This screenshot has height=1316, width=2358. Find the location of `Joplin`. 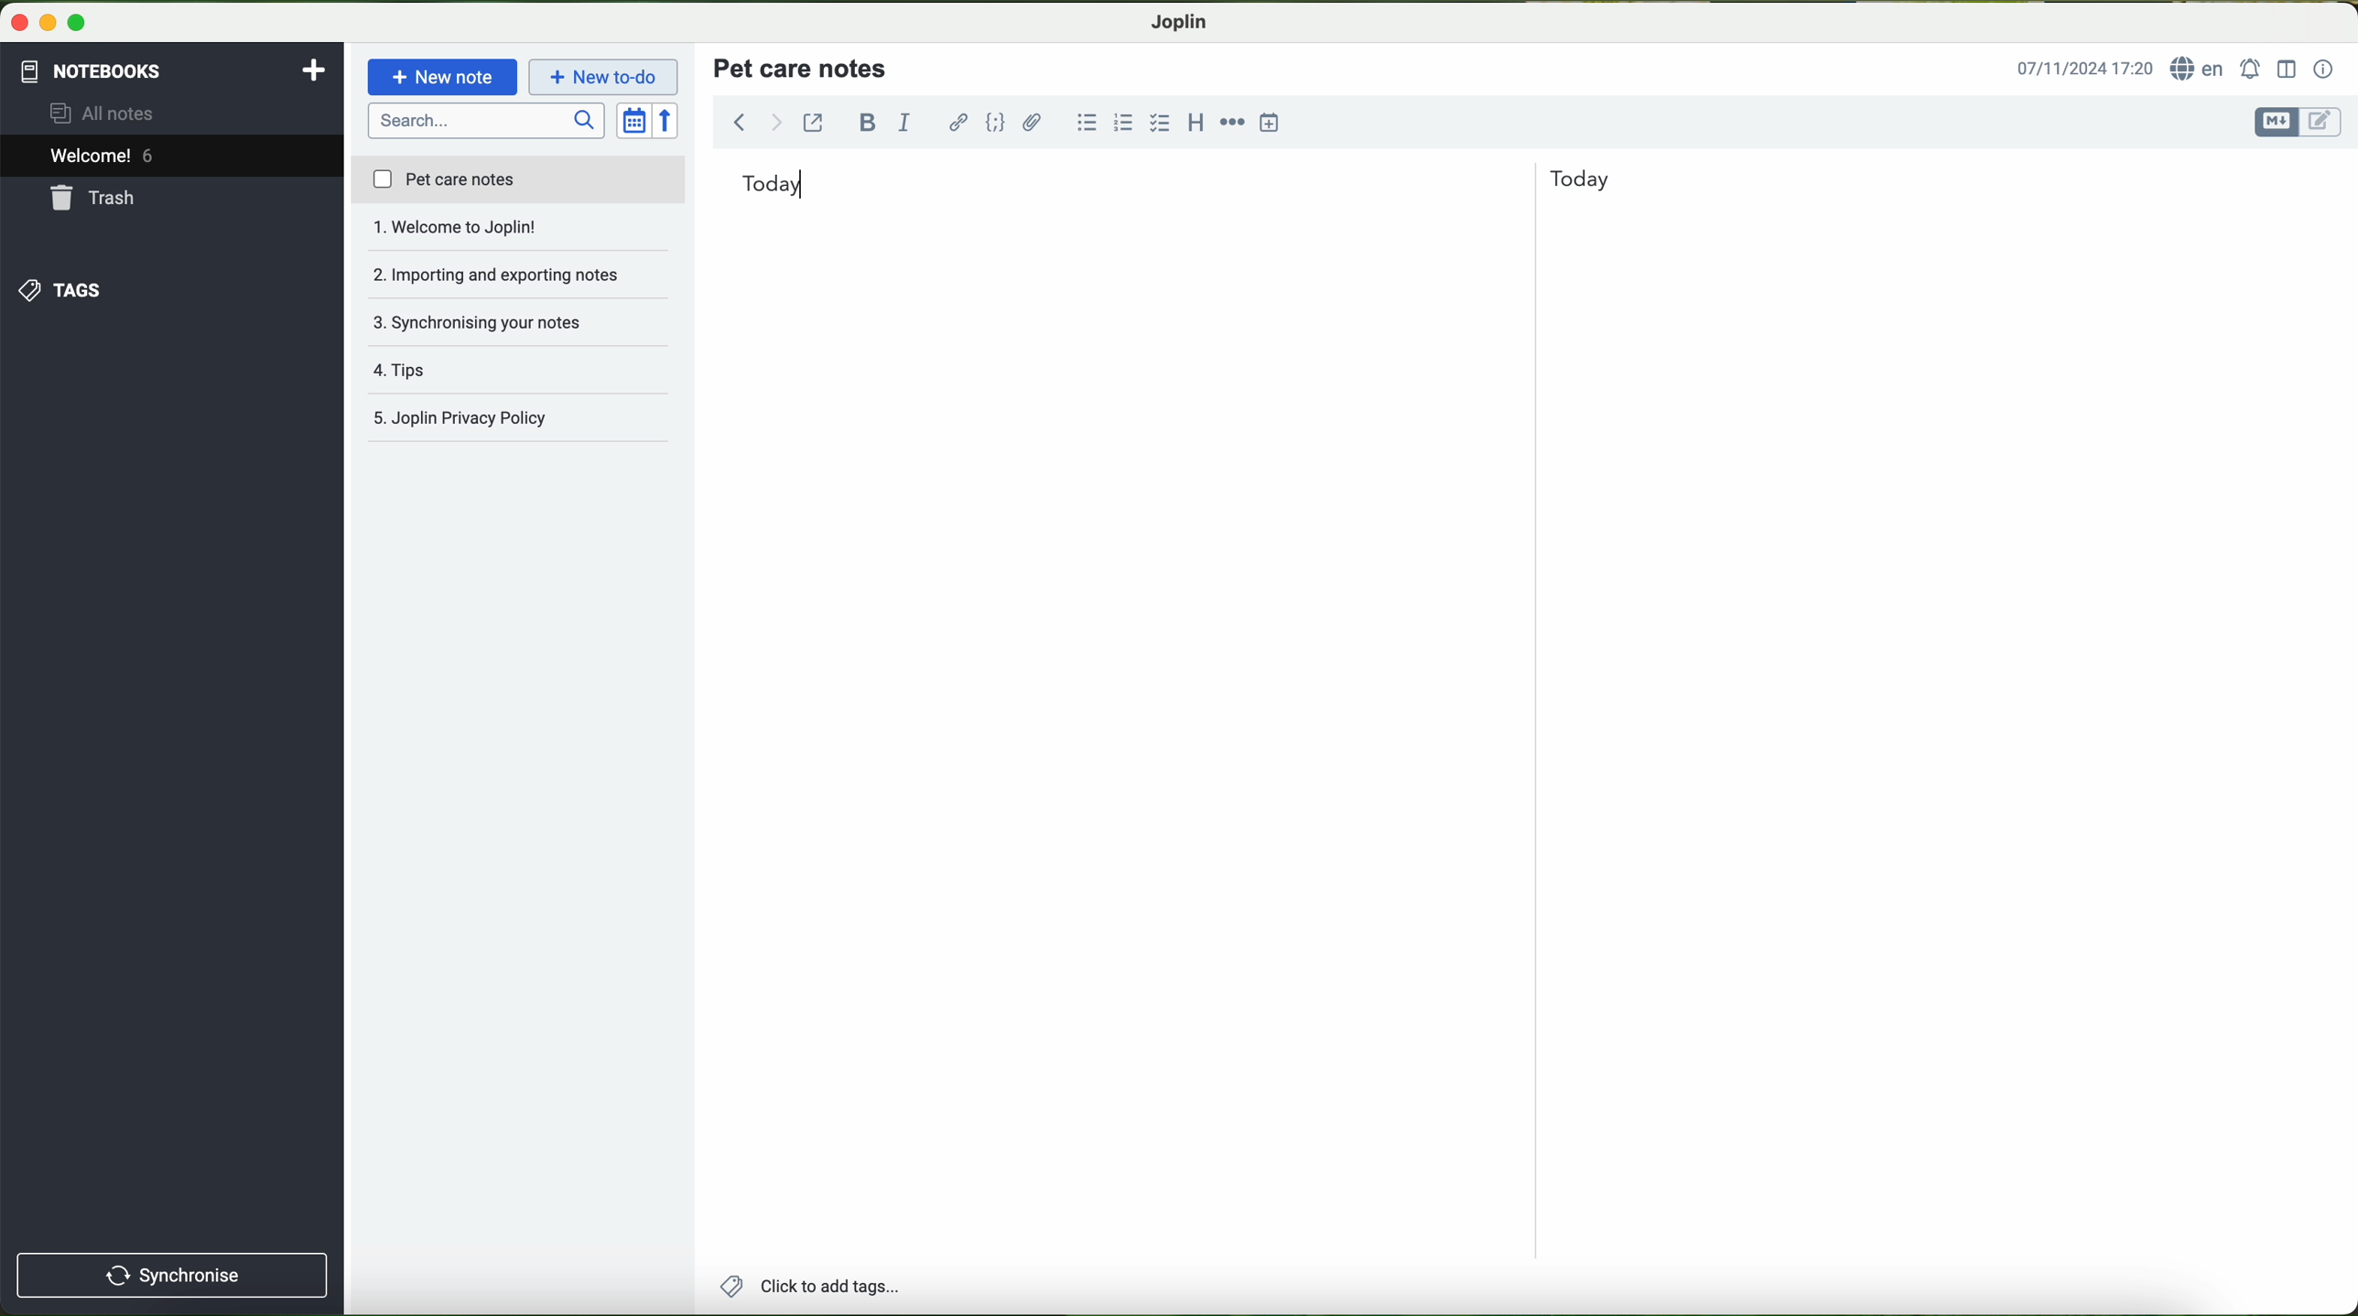

Joplin is located at coordinates (1180, 20).